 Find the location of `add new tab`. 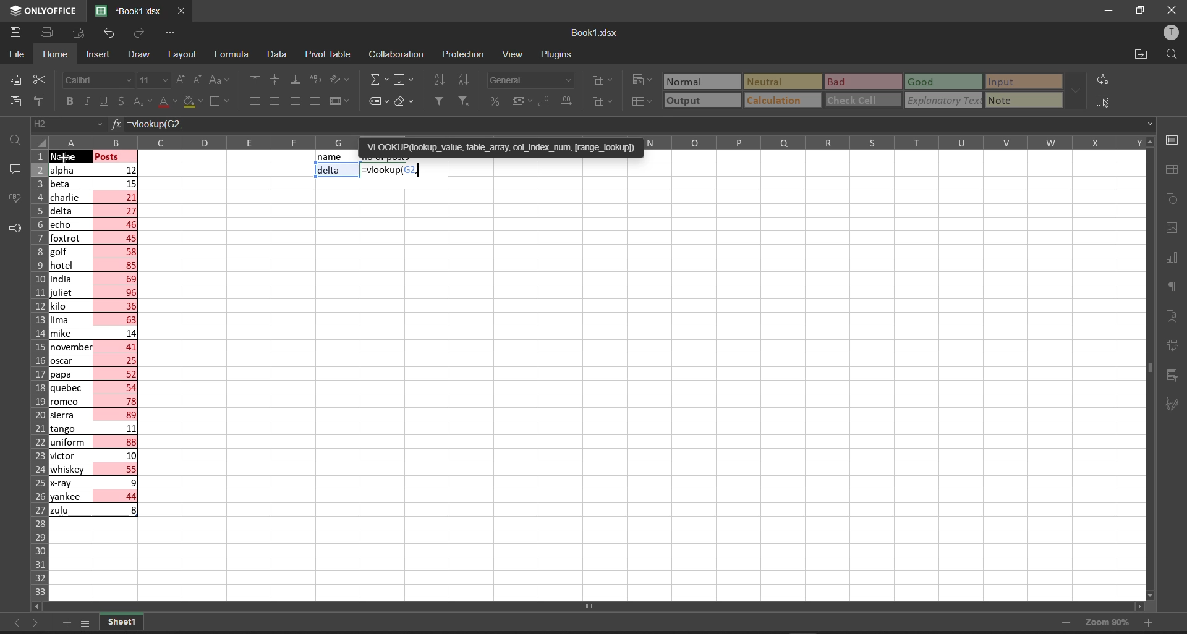

add new tab is located at coordinates (69, 621).